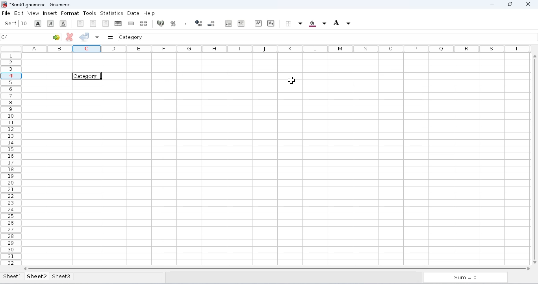 The image size is (538, 284). Describe the element at coordinates (118, 23) in the screenshot. I see `align right` at that location.